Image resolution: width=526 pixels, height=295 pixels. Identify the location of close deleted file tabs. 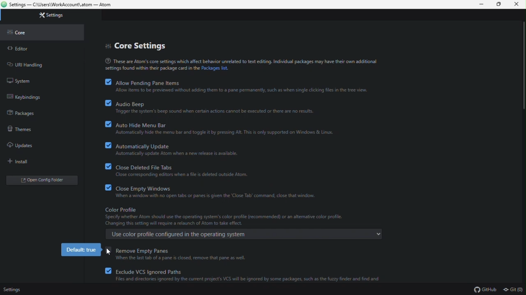
(184, 170).